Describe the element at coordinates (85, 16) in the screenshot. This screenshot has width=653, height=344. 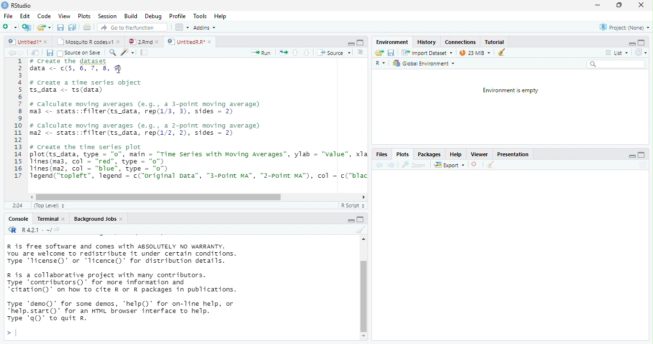
I see `Plots` at that location.